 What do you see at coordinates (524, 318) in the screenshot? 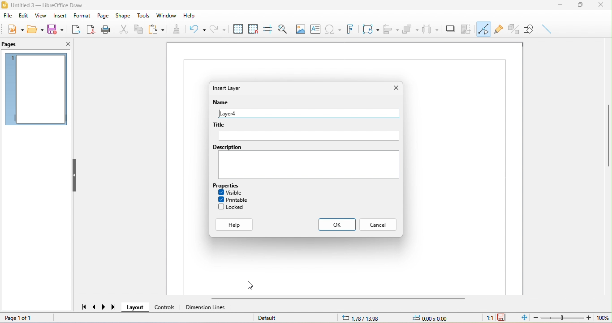
I see `fit page to current window` at bounding box center [524, 318].